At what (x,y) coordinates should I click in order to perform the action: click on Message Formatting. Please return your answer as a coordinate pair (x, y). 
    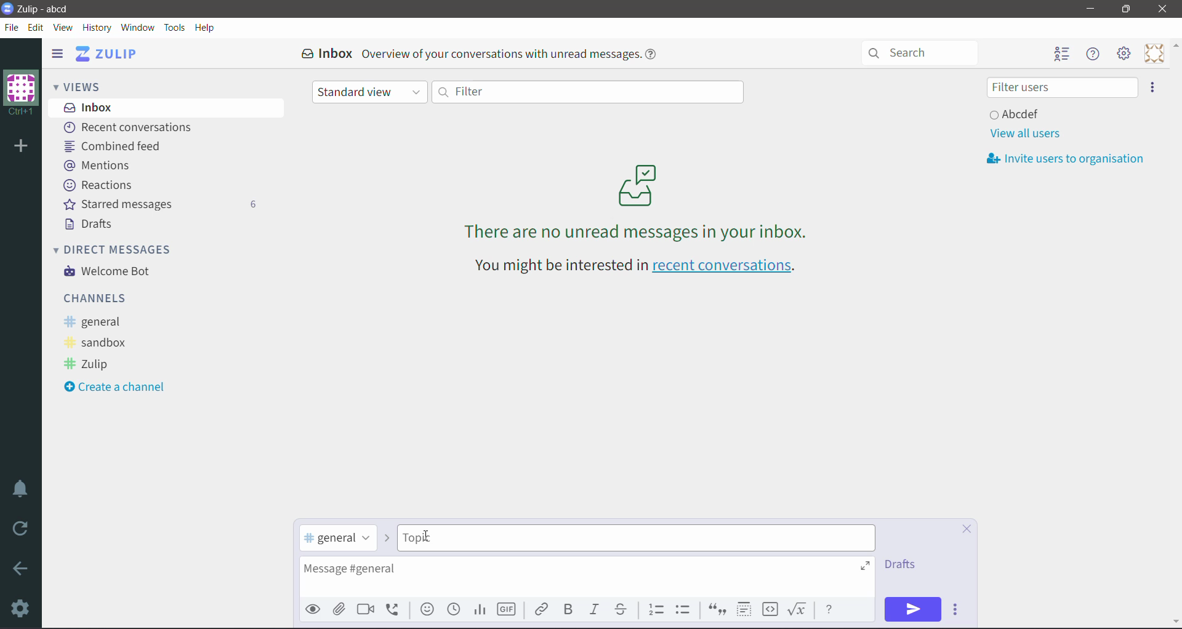
    Looking at the image, I should click on (829, 608).